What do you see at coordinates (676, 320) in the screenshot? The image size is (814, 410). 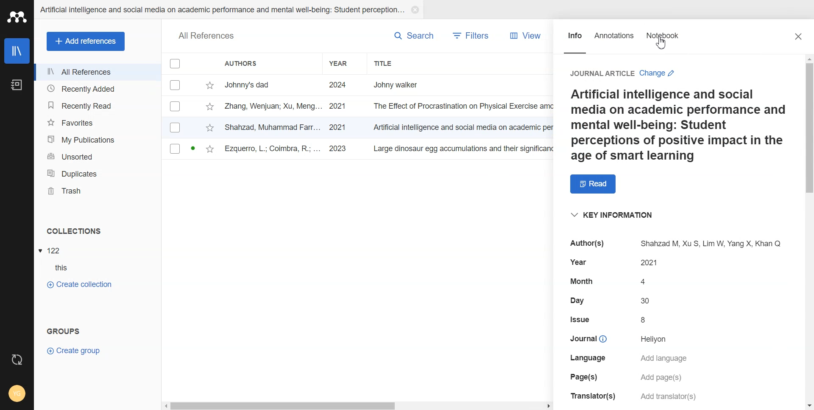 I see `details of selected file` at bounding box center [676, 320].